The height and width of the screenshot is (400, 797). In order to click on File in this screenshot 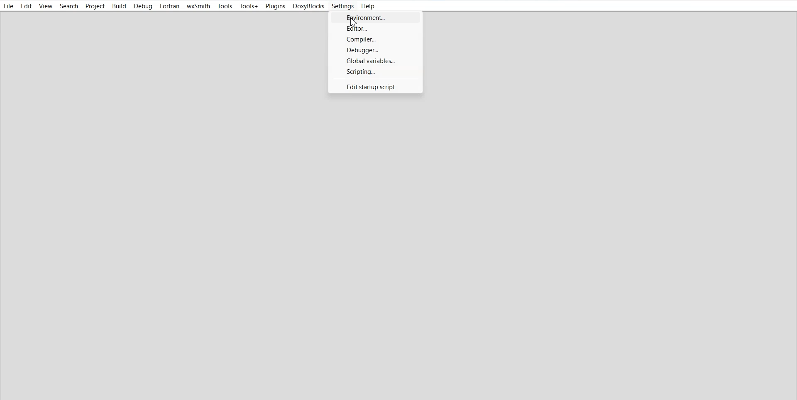, I will do `click(9, 7)`.